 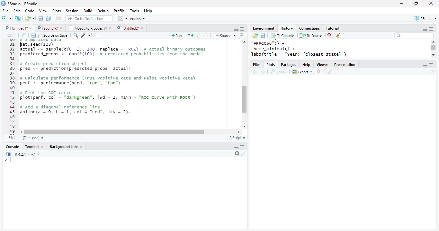 I want to click on back, so click(x=255, y=72).